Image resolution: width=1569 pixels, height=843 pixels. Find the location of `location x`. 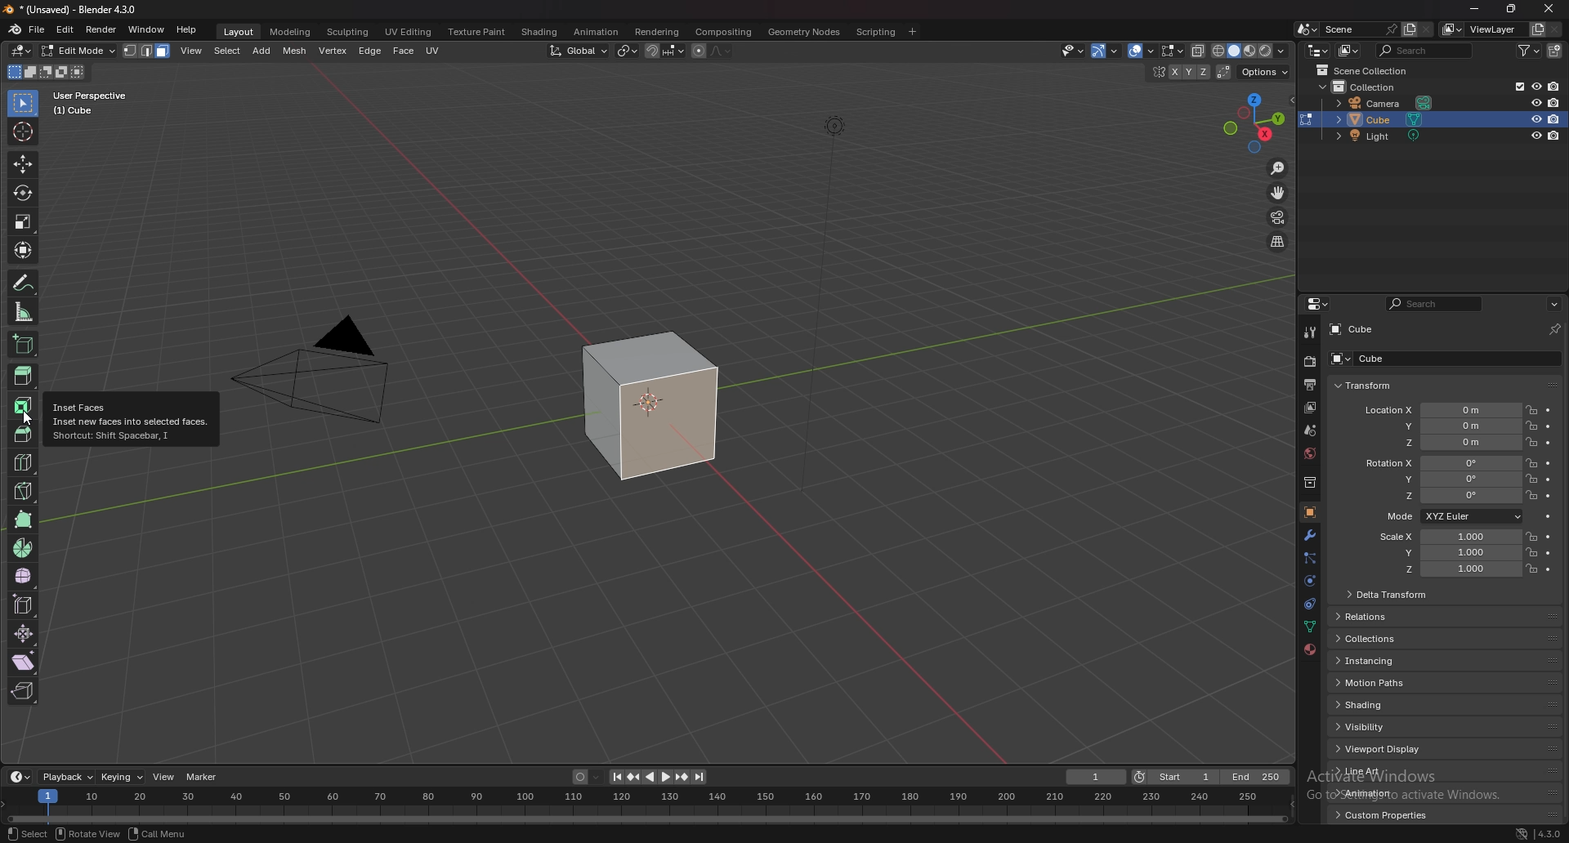

location x is located at coordinates (1442, 411).